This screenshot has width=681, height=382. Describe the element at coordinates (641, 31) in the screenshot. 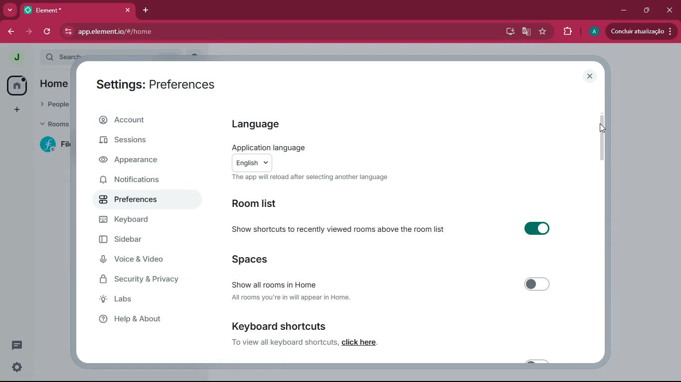

I see `concluir atualizacao` at that location.